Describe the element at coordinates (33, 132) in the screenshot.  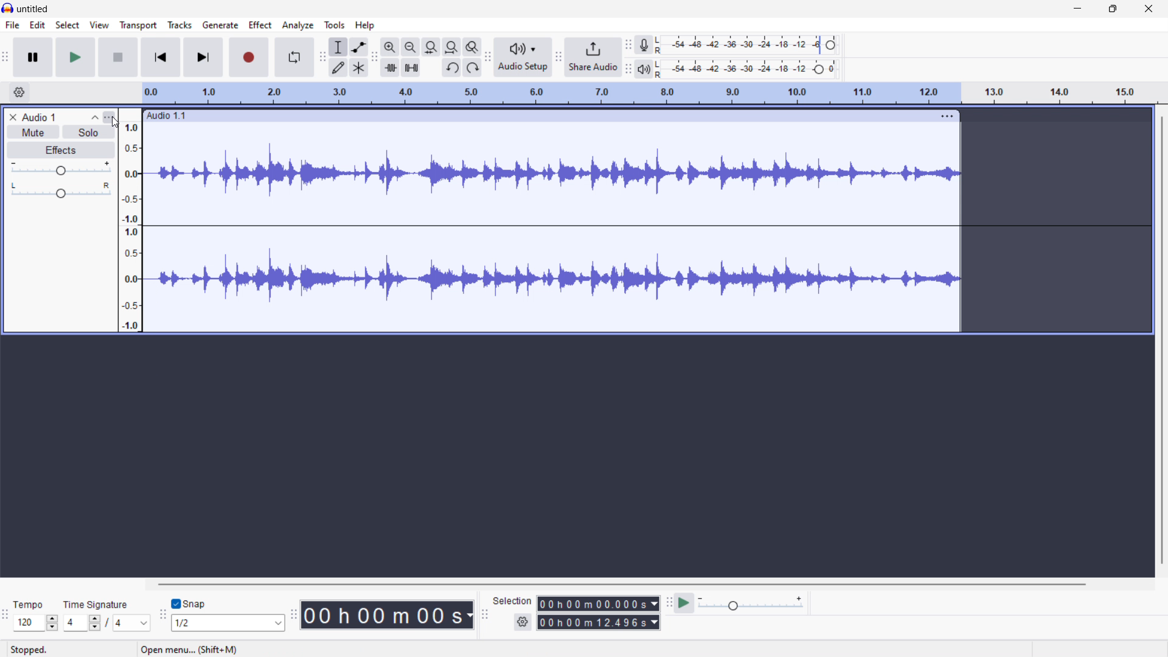
I see `mute` at that location.